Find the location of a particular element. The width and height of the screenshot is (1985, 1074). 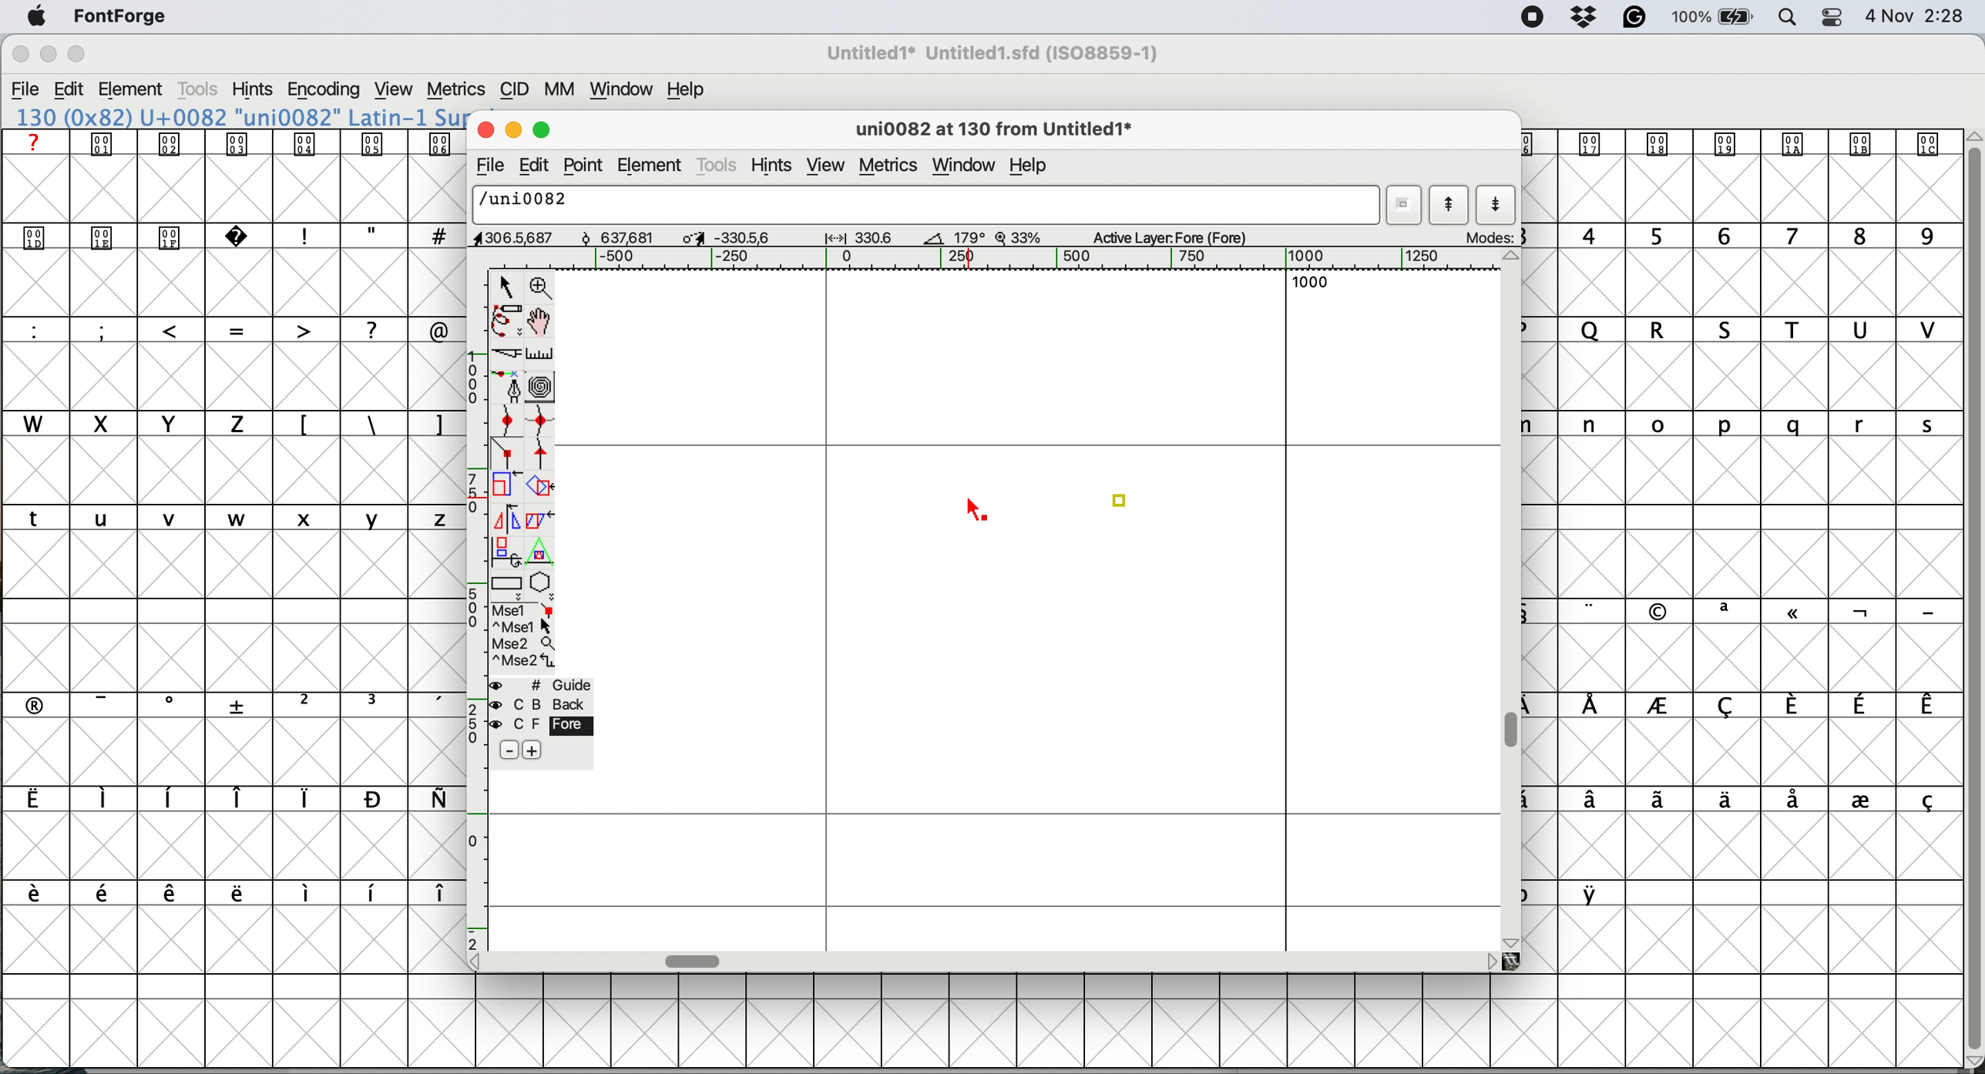

symbols is located at coordinates (1761, 612).